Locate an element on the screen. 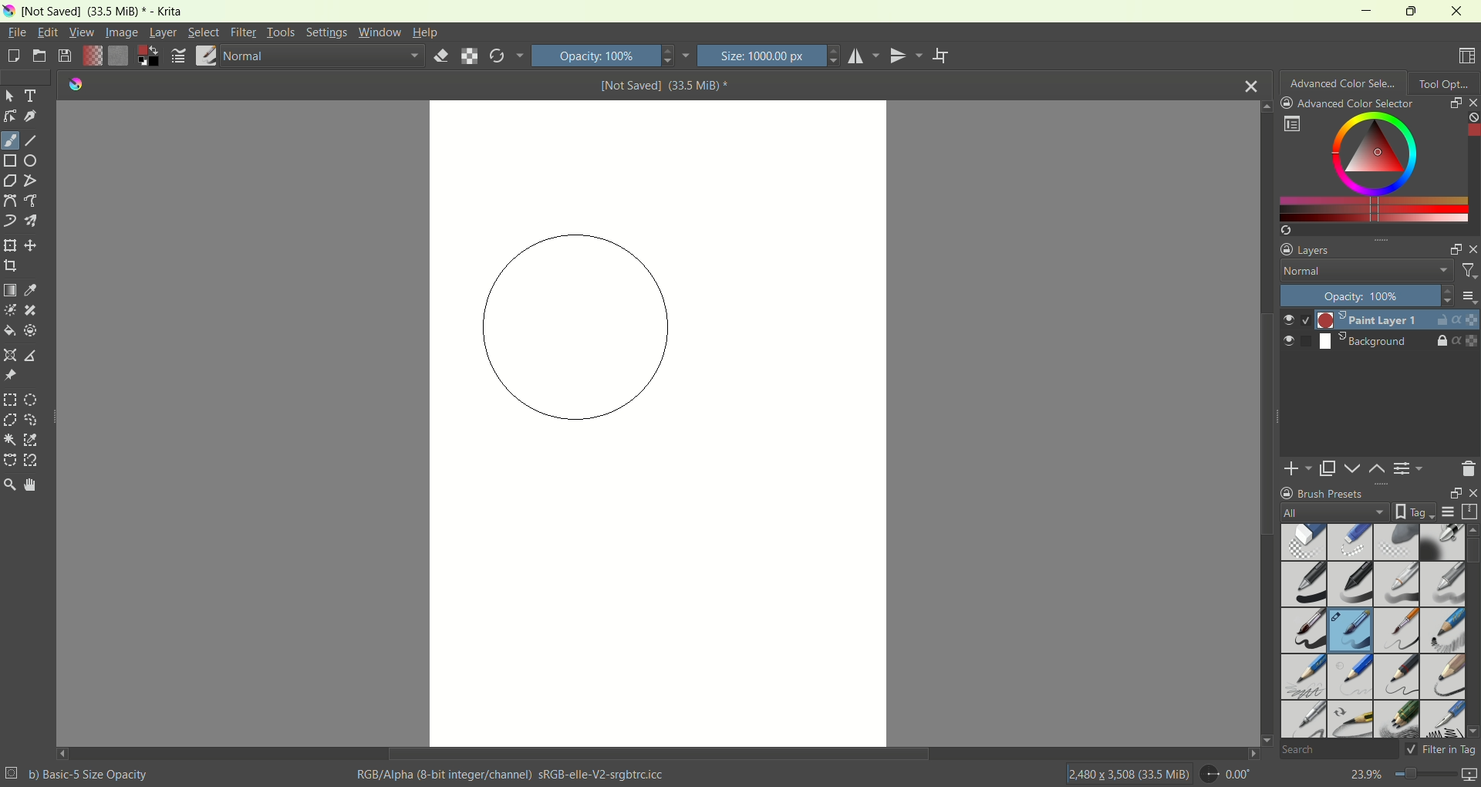  window is located at coordinates (380, 32).